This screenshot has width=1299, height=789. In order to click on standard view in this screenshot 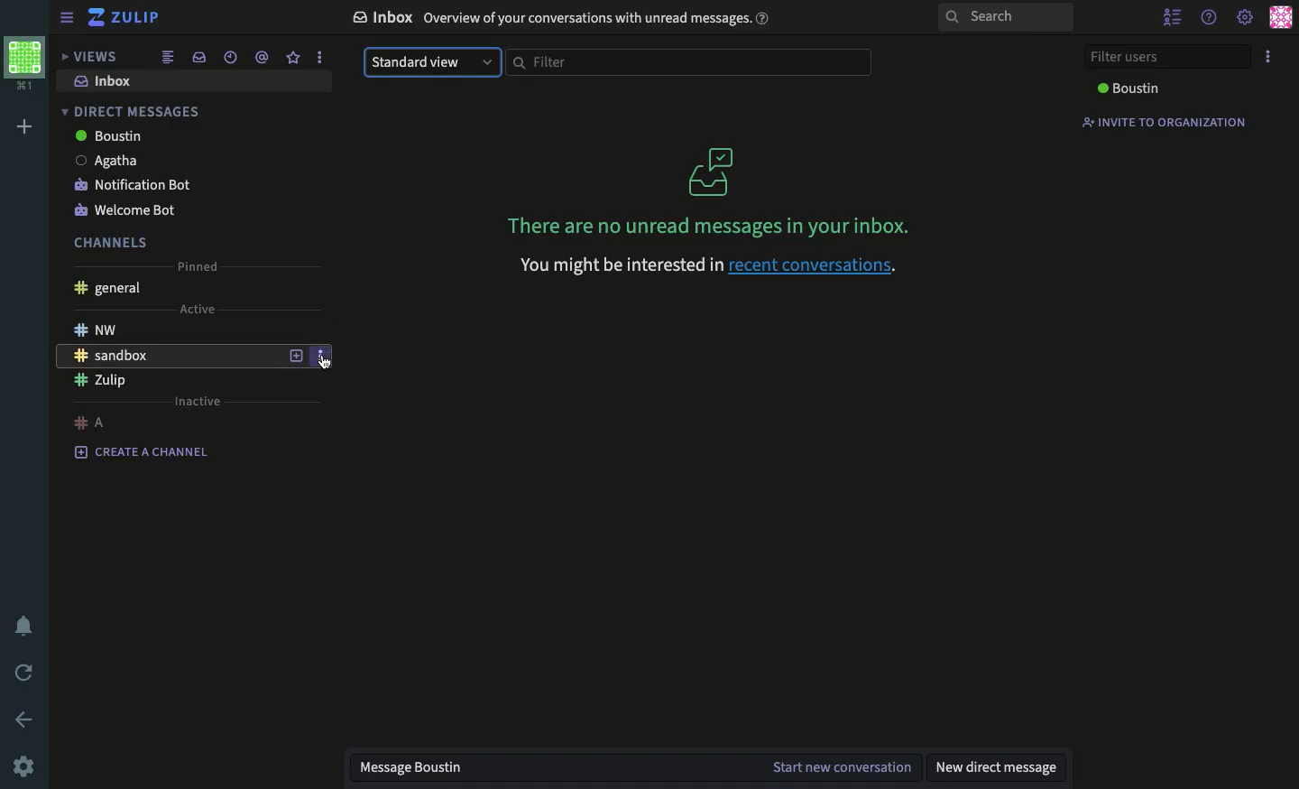, I will do `click(433, 62)`.